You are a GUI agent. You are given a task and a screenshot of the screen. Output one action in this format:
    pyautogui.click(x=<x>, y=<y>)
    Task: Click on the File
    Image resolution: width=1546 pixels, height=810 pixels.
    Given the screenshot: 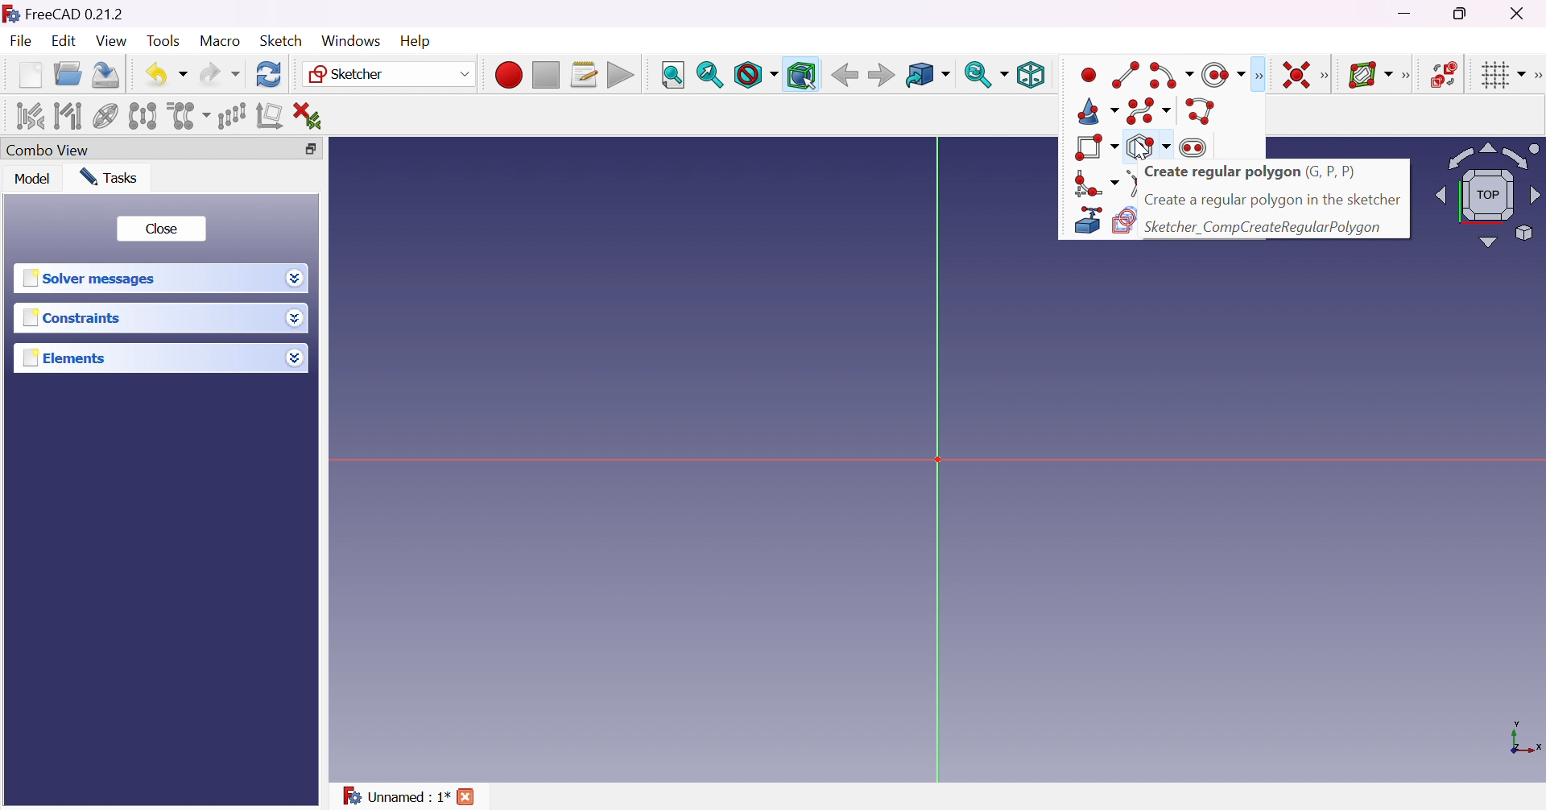 What is the action you would take?
    pyautogui.click(x=21, y=43)
    